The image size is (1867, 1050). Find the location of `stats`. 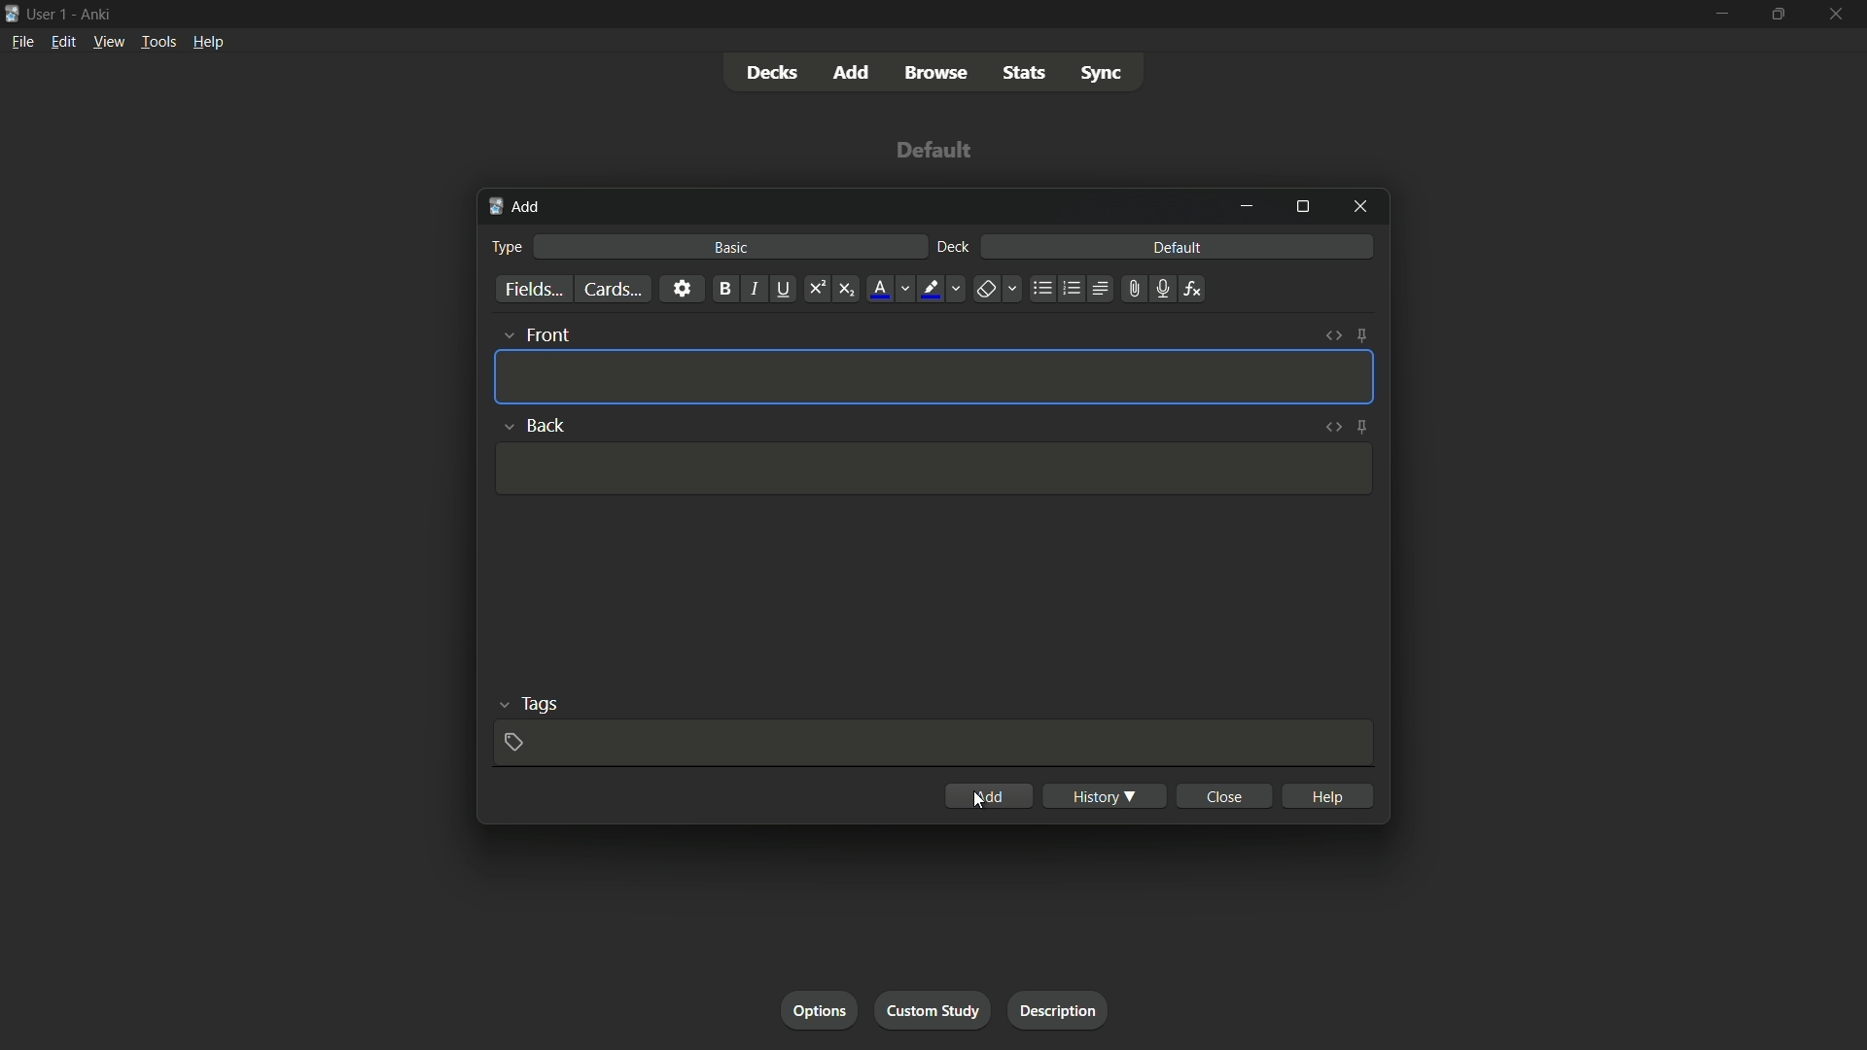

stats is located at coordinates (1024, 74).